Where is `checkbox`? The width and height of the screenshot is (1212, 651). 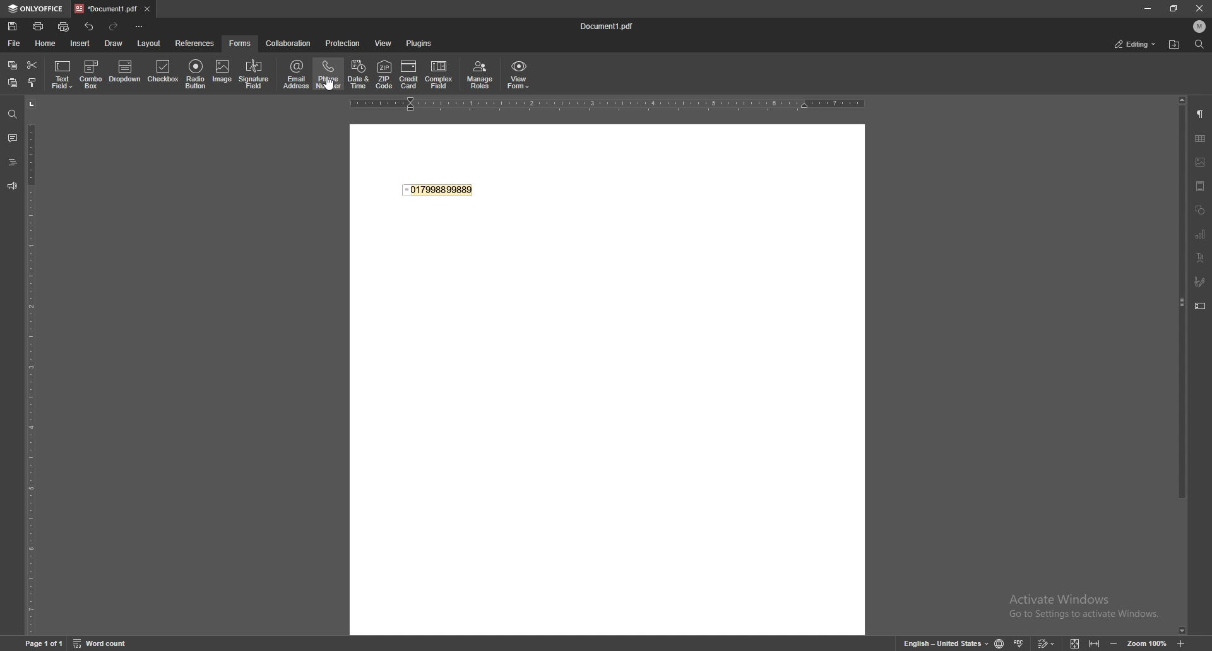
checkbox is located at coordinates (163, 73).